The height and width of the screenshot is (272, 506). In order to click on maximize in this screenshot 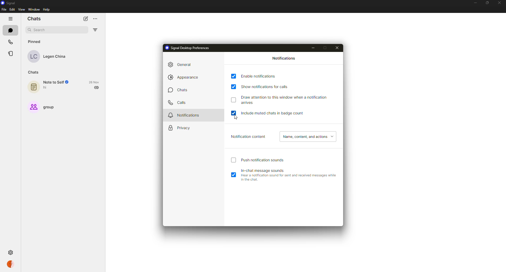, I will do `click(486, 3)`.